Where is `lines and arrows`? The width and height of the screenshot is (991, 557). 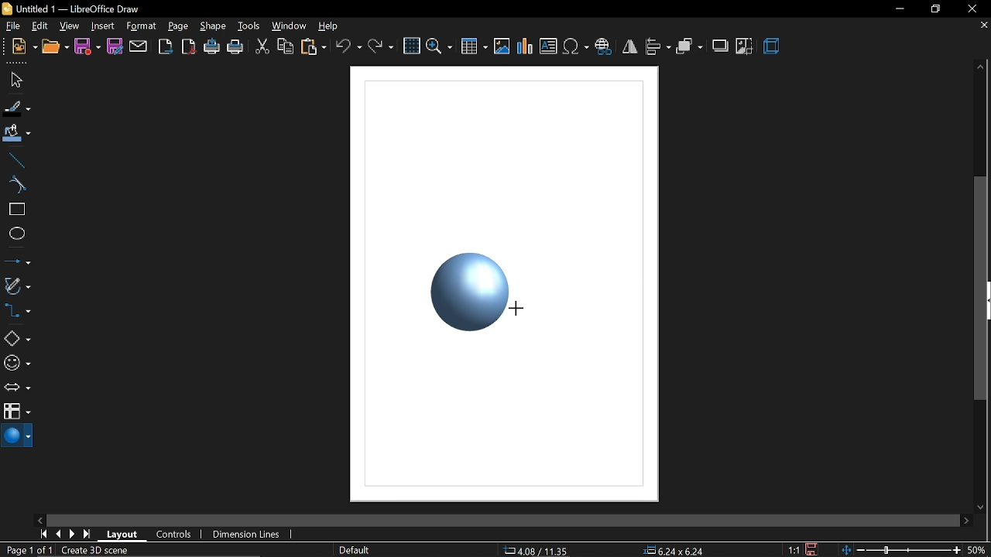
lines and arrows is located at coordinates (16, 259).